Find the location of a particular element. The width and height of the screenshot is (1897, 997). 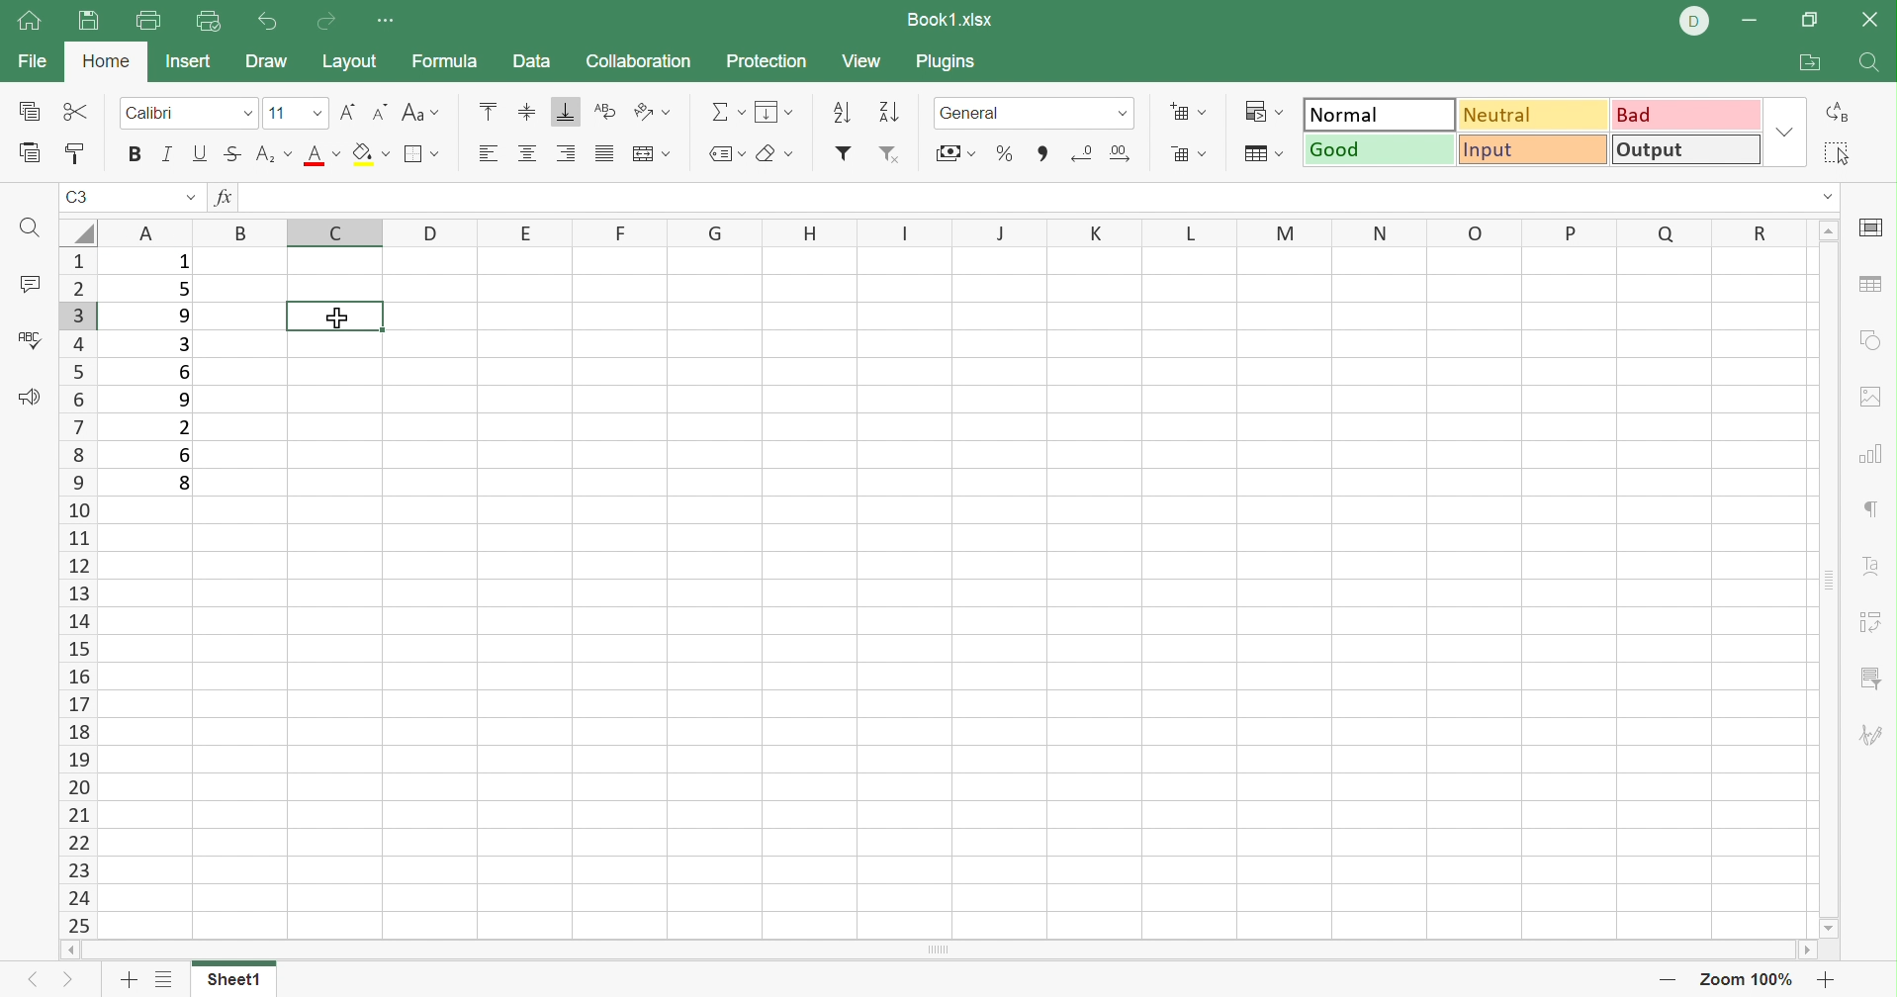

Fill is located at coordinates (773, 112).